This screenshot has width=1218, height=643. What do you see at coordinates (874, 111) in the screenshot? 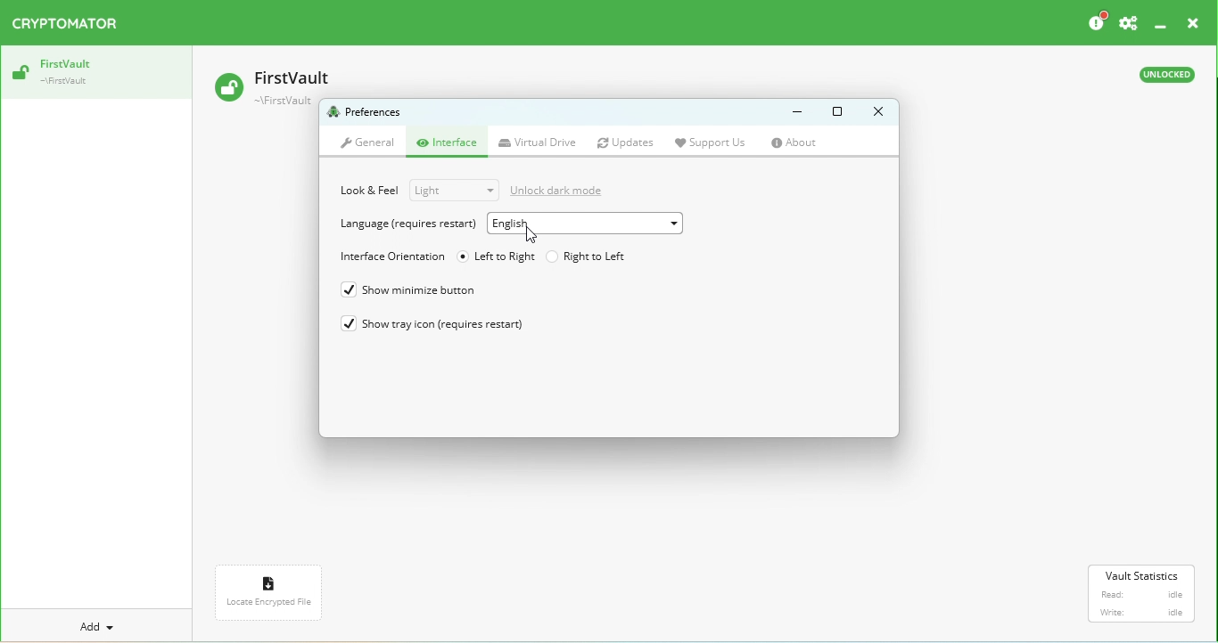
I see `Close` at bounding box center [874, 111].